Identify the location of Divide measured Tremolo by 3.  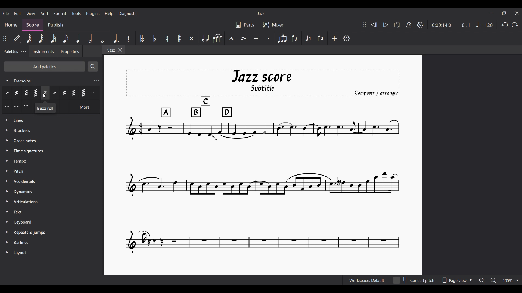
(7, 106).